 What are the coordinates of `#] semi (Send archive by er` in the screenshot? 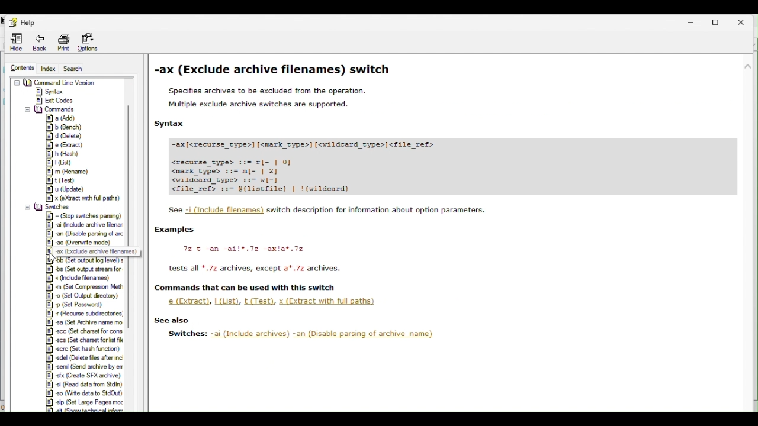 It's located at (85, 367).